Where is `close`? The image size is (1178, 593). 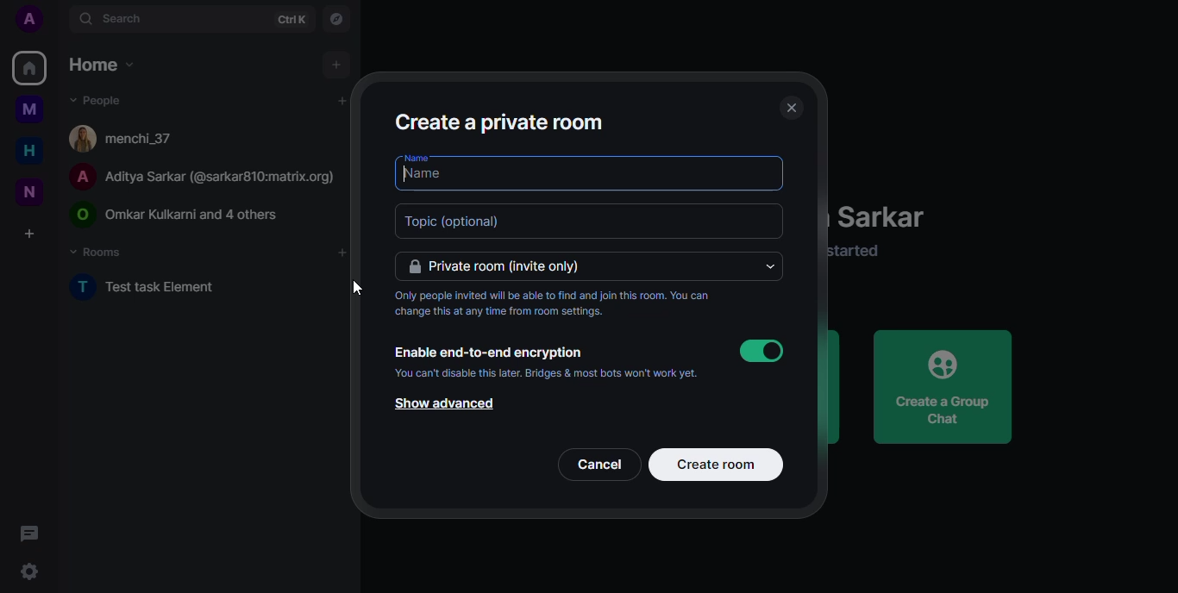
close is located at coordinates (788, 108).